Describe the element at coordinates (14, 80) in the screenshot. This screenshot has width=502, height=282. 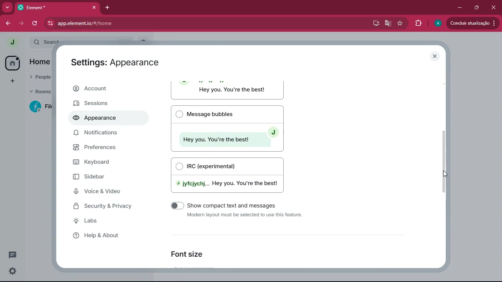
I see `add` at that location.